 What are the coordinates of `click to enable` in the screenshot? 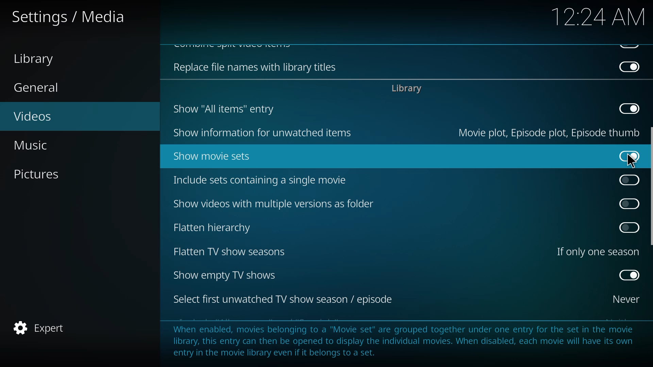 It's located at (629, 179).